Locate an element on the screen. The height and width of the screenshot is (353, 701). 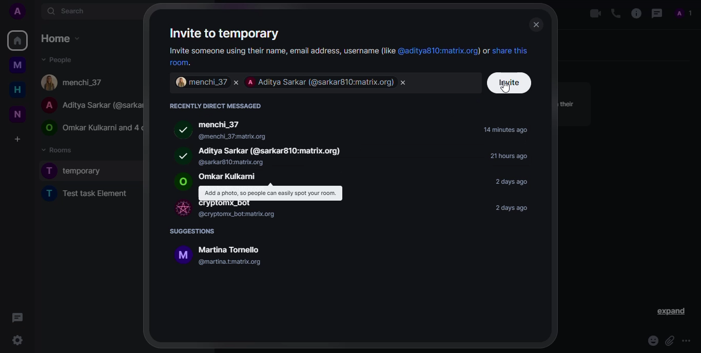
‘menchi_37 is located at coordinates (221, 125).